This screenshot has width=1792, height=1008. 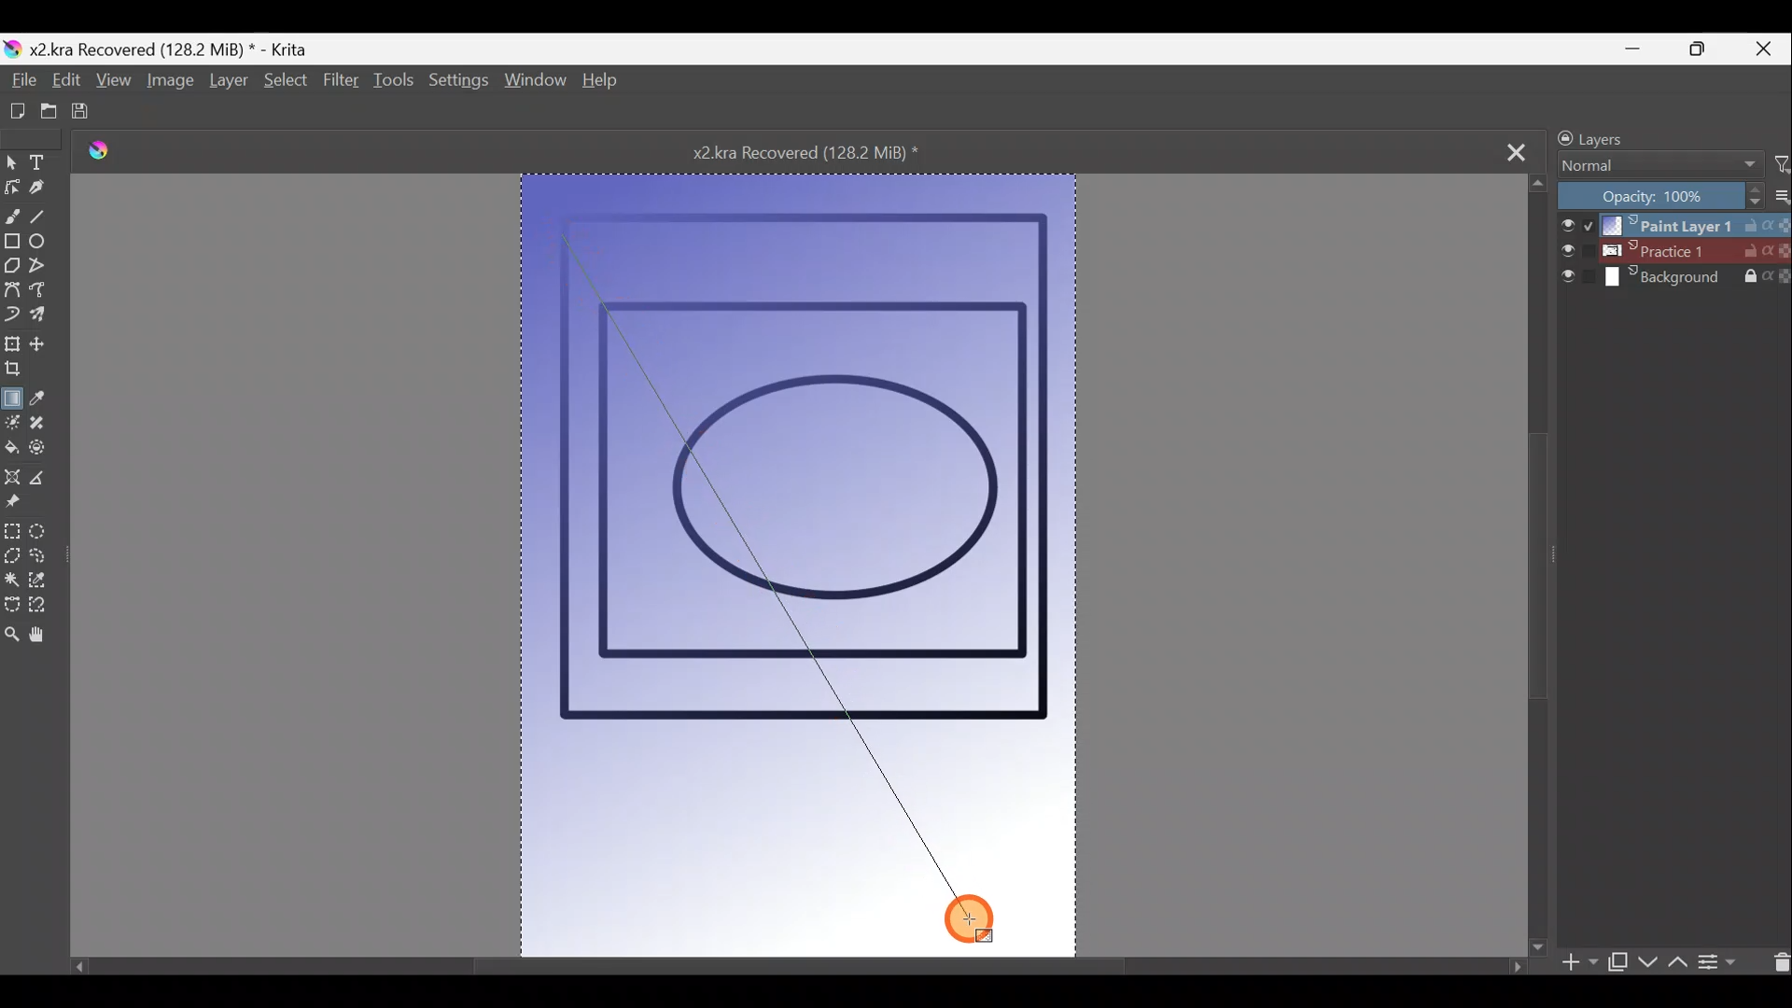 What do you see at coordinates (1706, 49) in the screenshot?
I see `Maximise` at bounding box center [1706, 49].